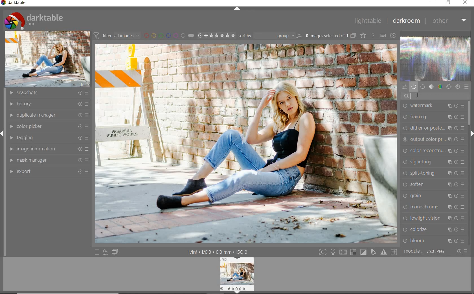 This screenshot has width=474, height=294. What do you see at coordinates (433, 106) in the screenshot?
I see `watermark` at bounding box center [433, 106].